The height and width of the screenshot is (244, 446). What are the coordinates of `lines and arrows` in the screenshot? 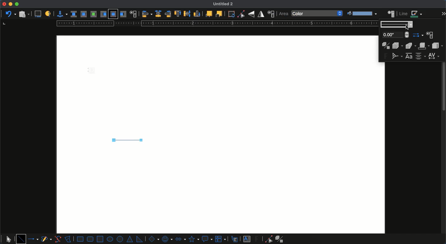 It's located at (34, 239).